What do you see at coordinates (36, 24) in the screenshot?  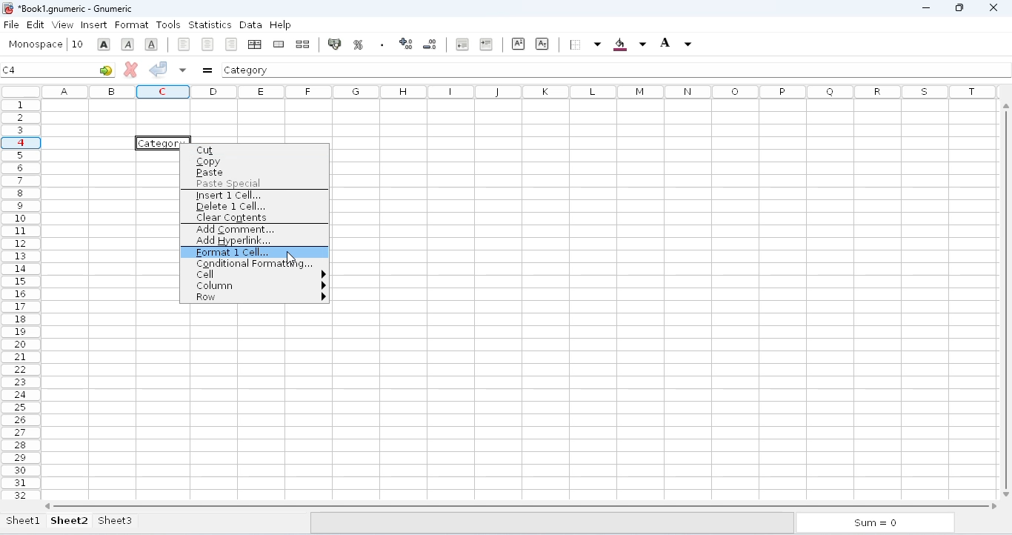 I see `edit` at bounding box center [36, 24].